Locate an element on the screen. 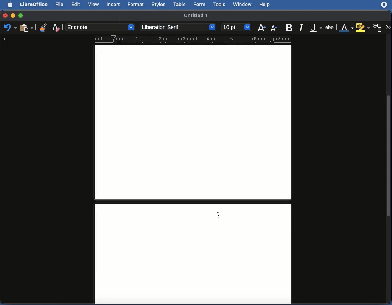 This screenshot has width=392, height=305. Scroll is located at coordinates (389, 170).